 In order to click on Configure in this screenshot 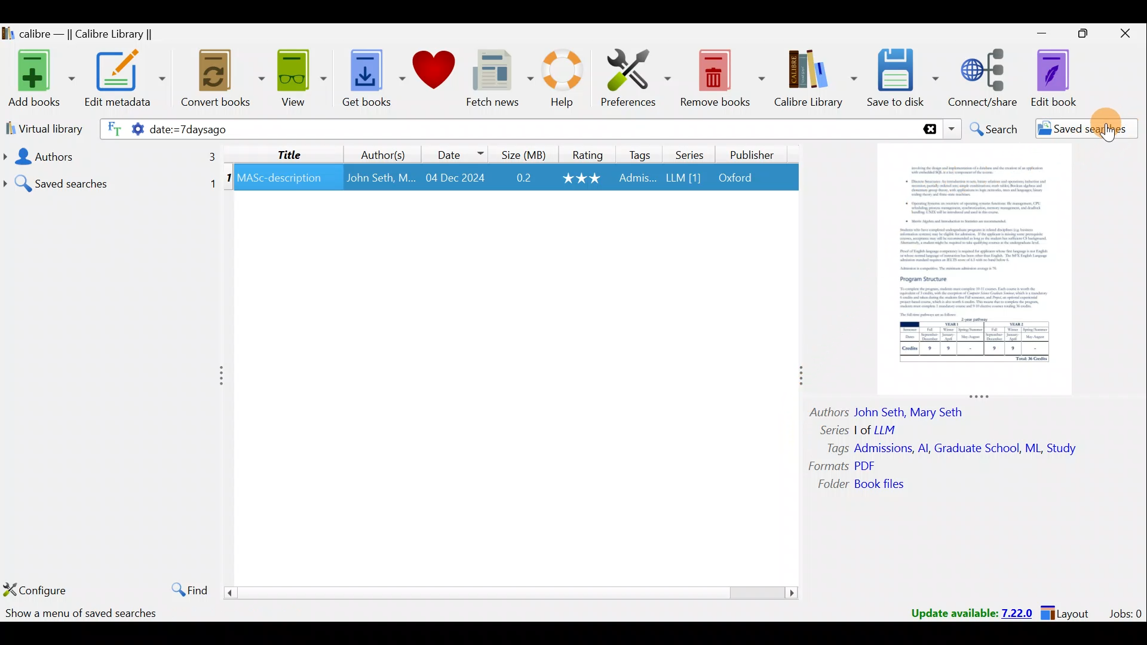, I will do `click(36, 588)`.